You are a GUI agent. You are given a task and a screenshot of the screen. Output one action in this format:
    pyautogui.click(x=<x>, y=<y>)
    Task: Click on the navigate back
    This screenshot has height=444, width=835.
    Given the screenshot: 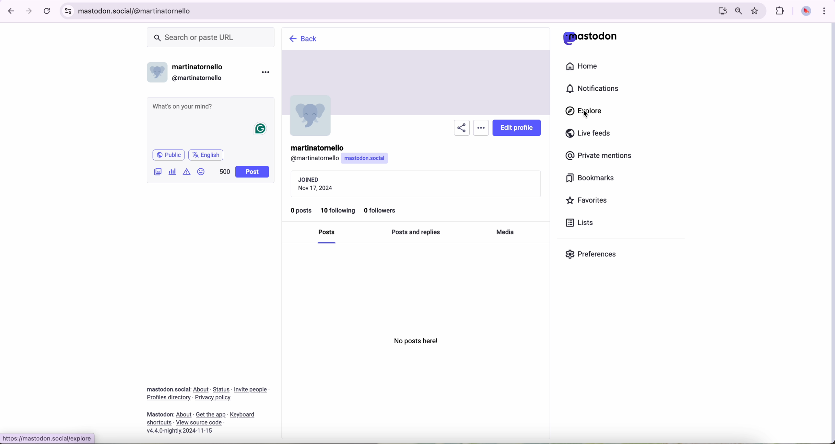 What is the action you would take?
    pyautogui.click(x=10, y=11)
    